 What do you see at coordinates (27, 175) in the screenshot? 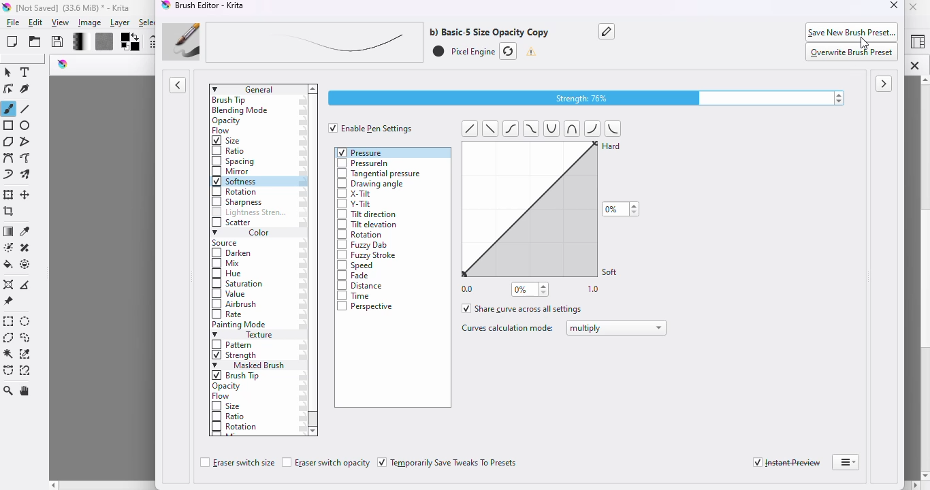
I see `multibrush tool` at bounding box center [27, 175].